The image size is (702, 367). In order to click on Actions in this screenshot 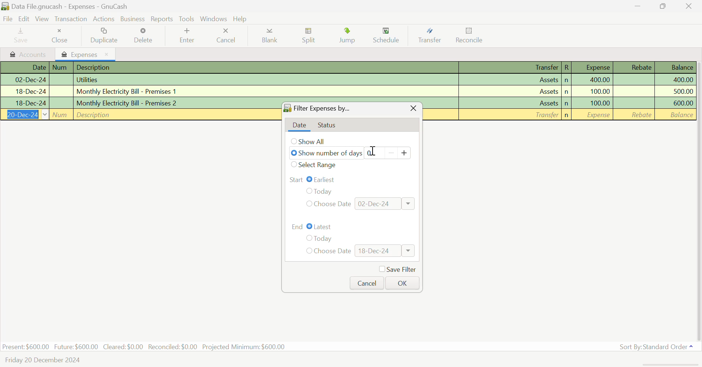, I will do `click(105, 19)`.